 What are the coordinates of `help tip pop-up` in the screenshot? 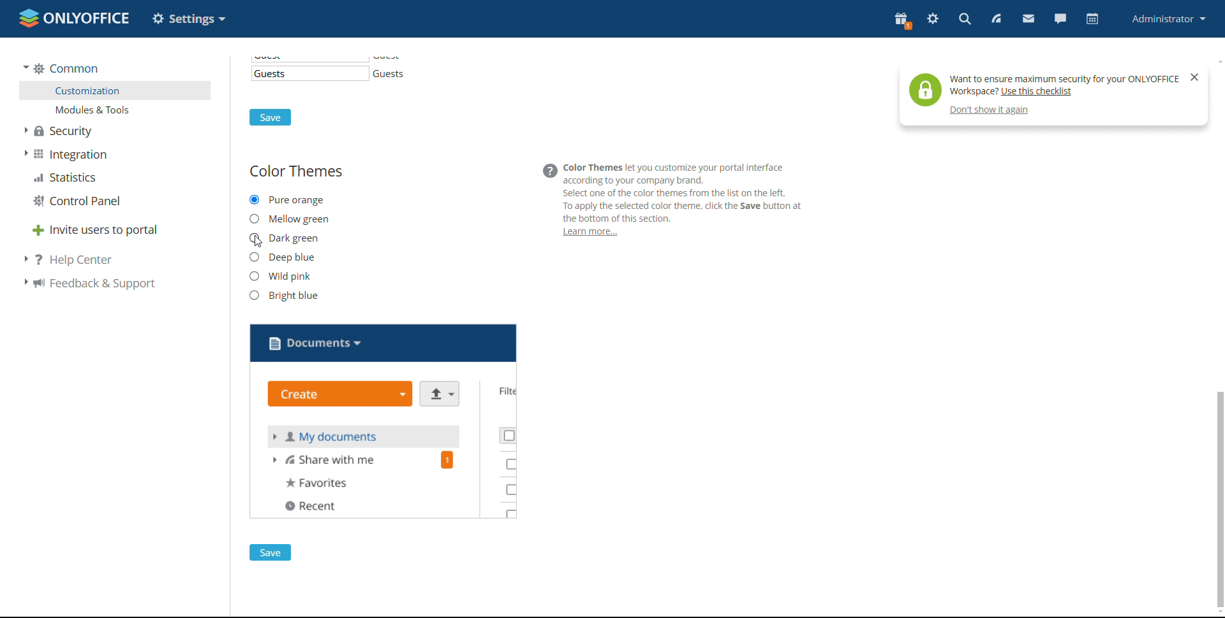 It's located at (1041, 86).